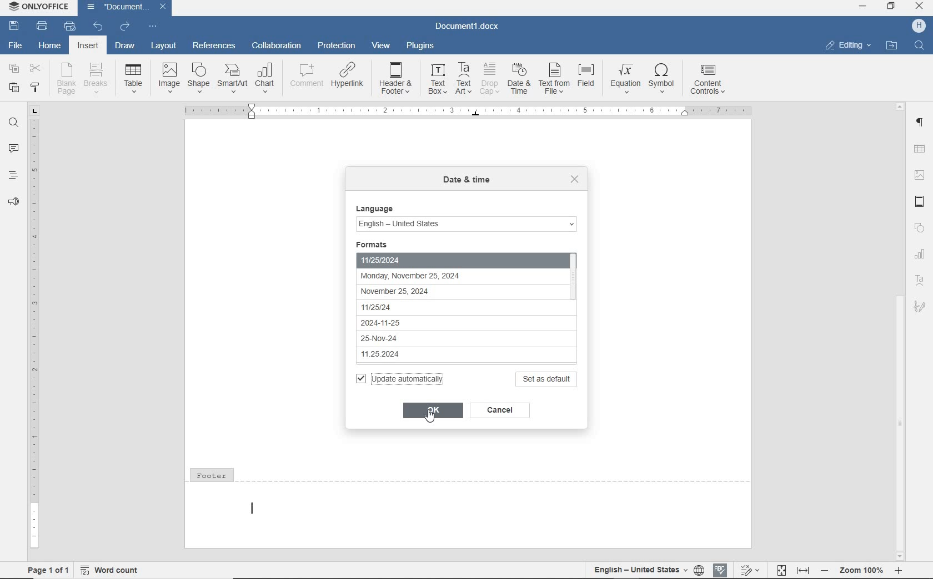  I want to click on equation, so click(626, 78).